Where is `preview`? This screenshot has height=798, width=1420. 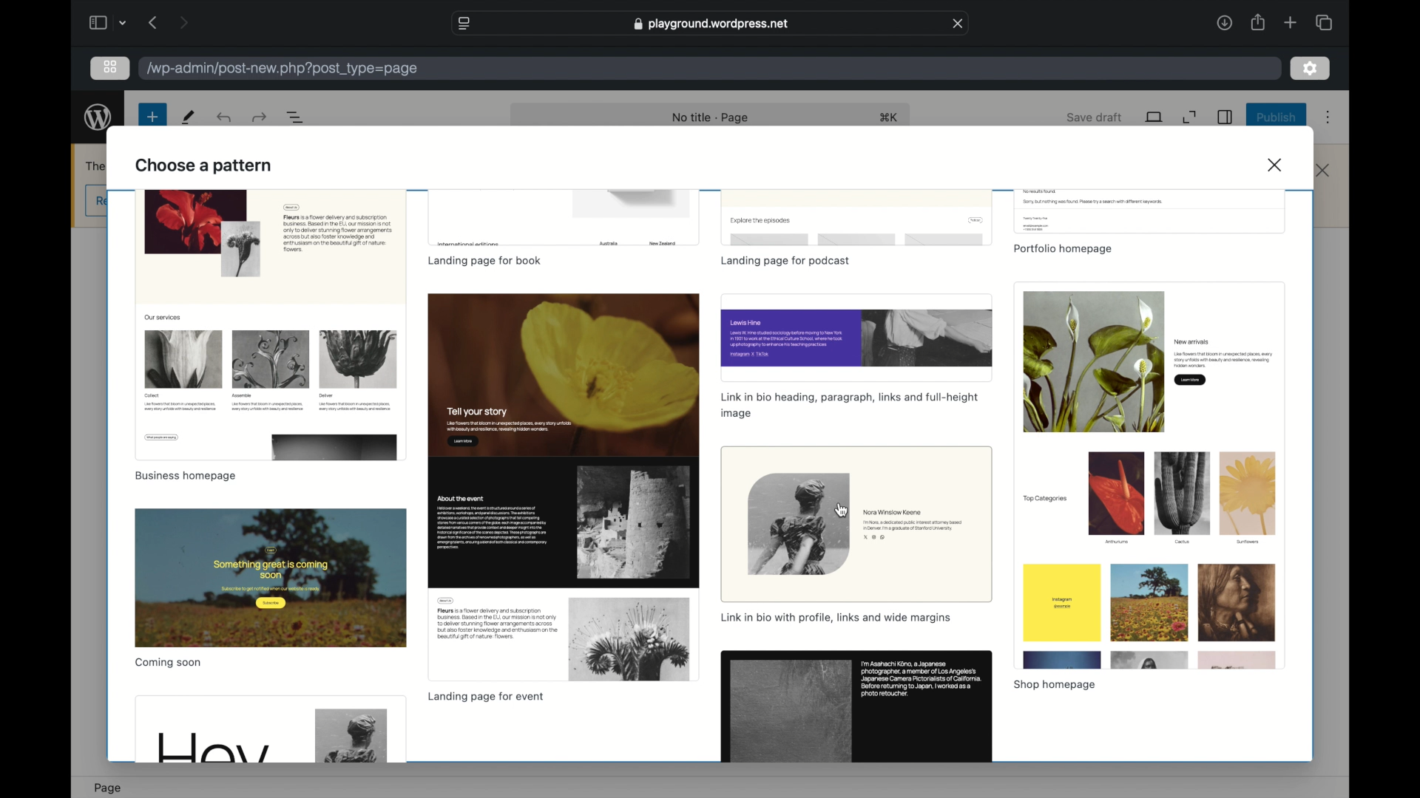
preview is located at coordinates (1149, 211).